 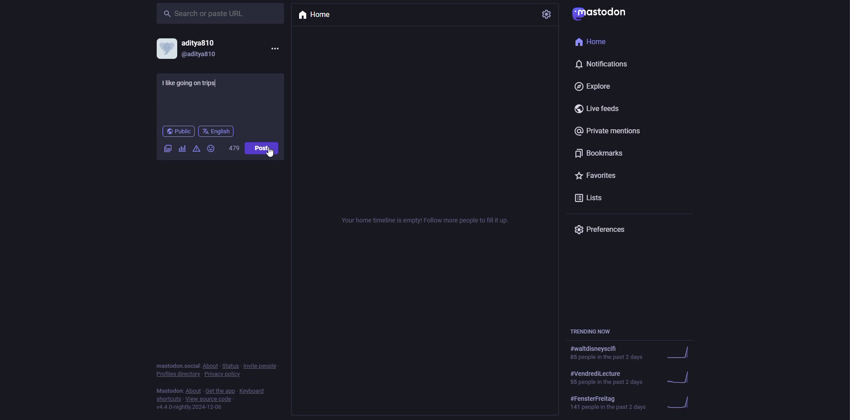 What do you see at coordinates (316, 15) in the screenshot?
I see `home` at bounding box center [316, 15].